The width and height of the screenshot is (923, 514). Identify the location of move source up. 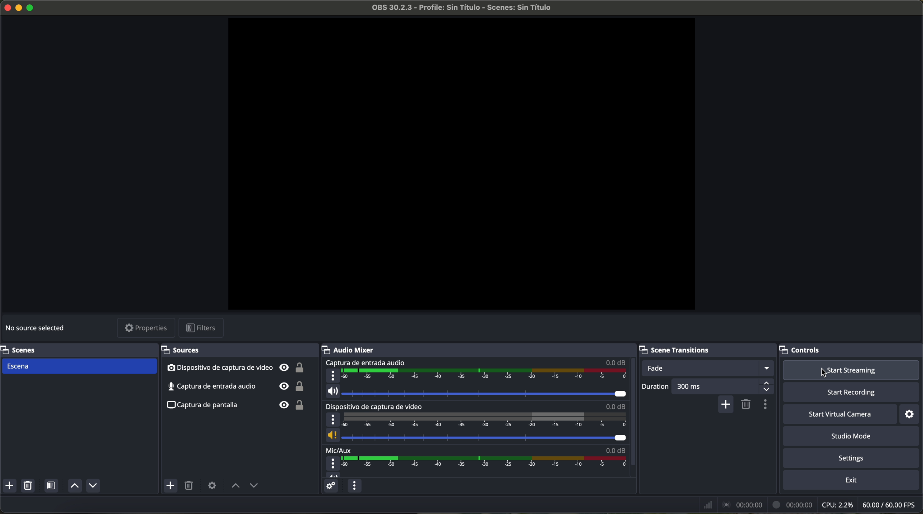
(236, 486).